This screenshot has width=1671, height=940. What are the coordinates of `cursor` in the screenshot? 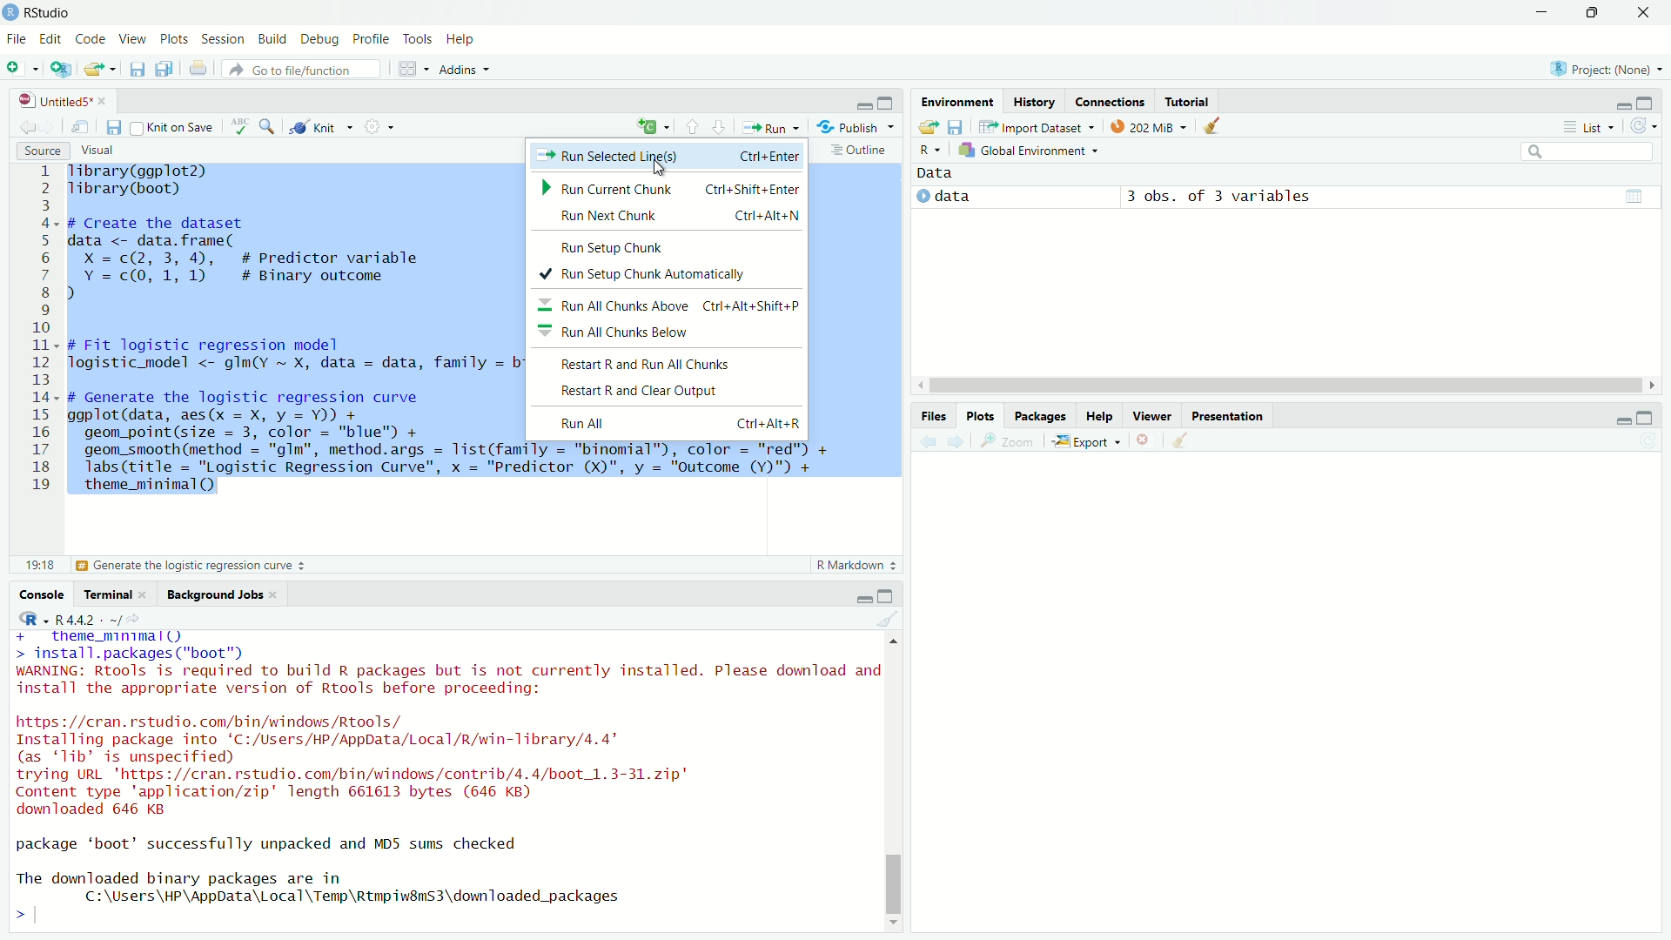 It's located at (661, 169).